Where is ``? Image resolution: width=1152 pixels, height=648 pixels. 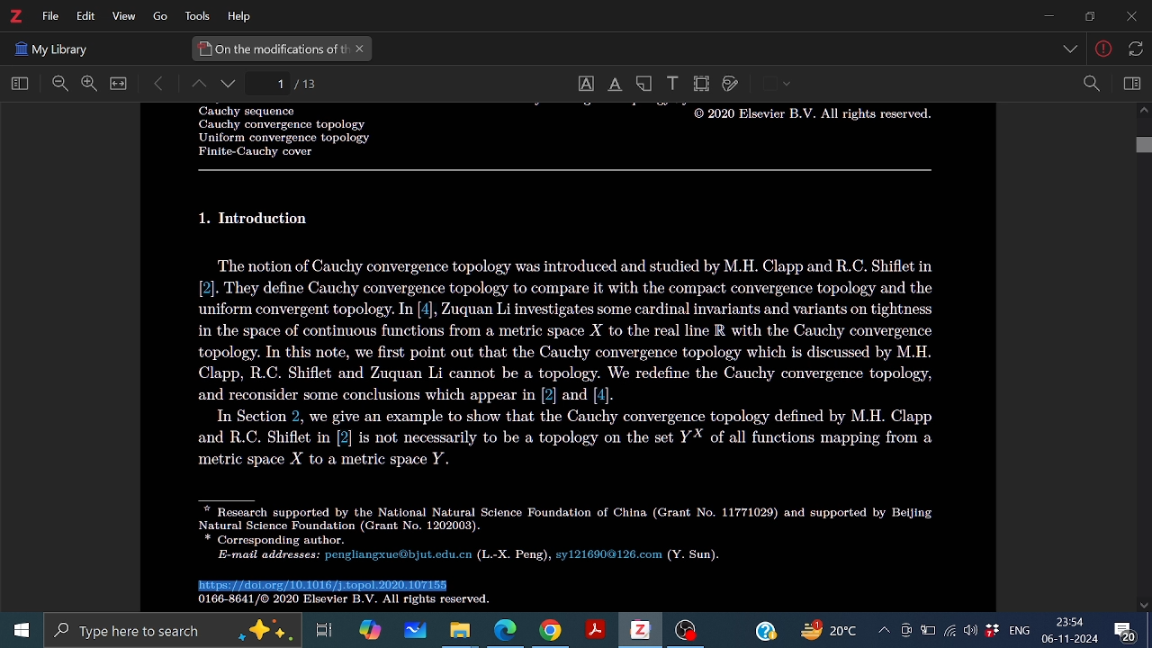  is located at coordinates (337, 602).